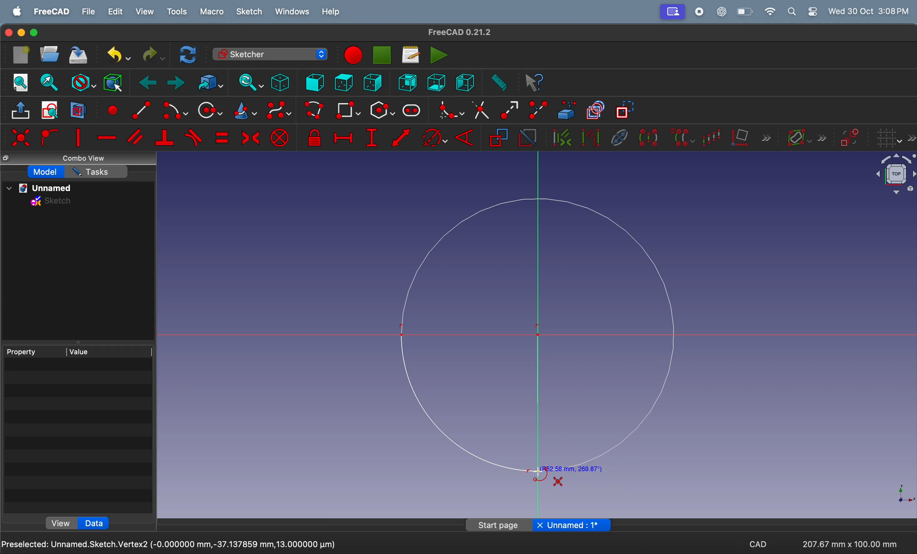  I want to click on trim edge , so click(480, 109).